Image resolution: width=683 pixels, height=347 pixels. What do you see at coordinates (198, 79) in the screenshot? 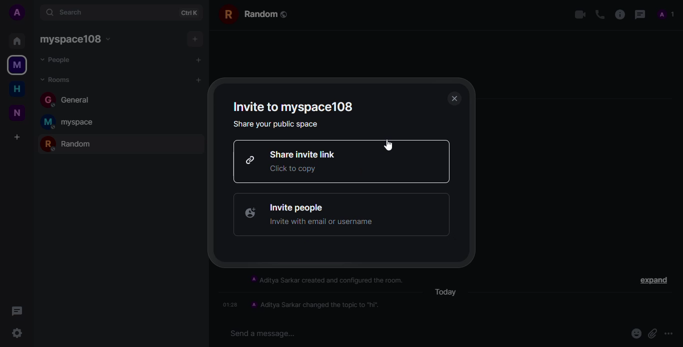
I see `add` at bounding box center [198, 79].